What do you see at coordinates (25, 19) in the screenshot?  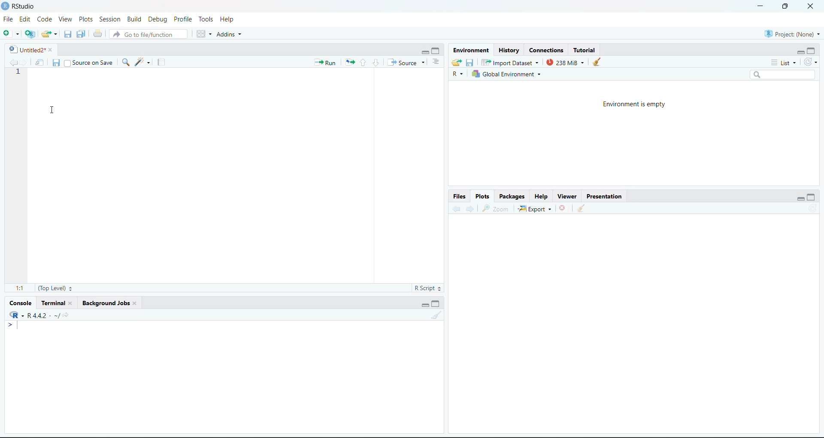 I see `Edit` at bounding box center [25, 19].